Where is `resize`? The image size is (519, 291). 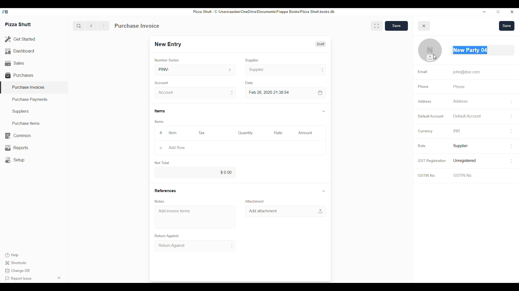
resize is located at coordinates (497, 12).